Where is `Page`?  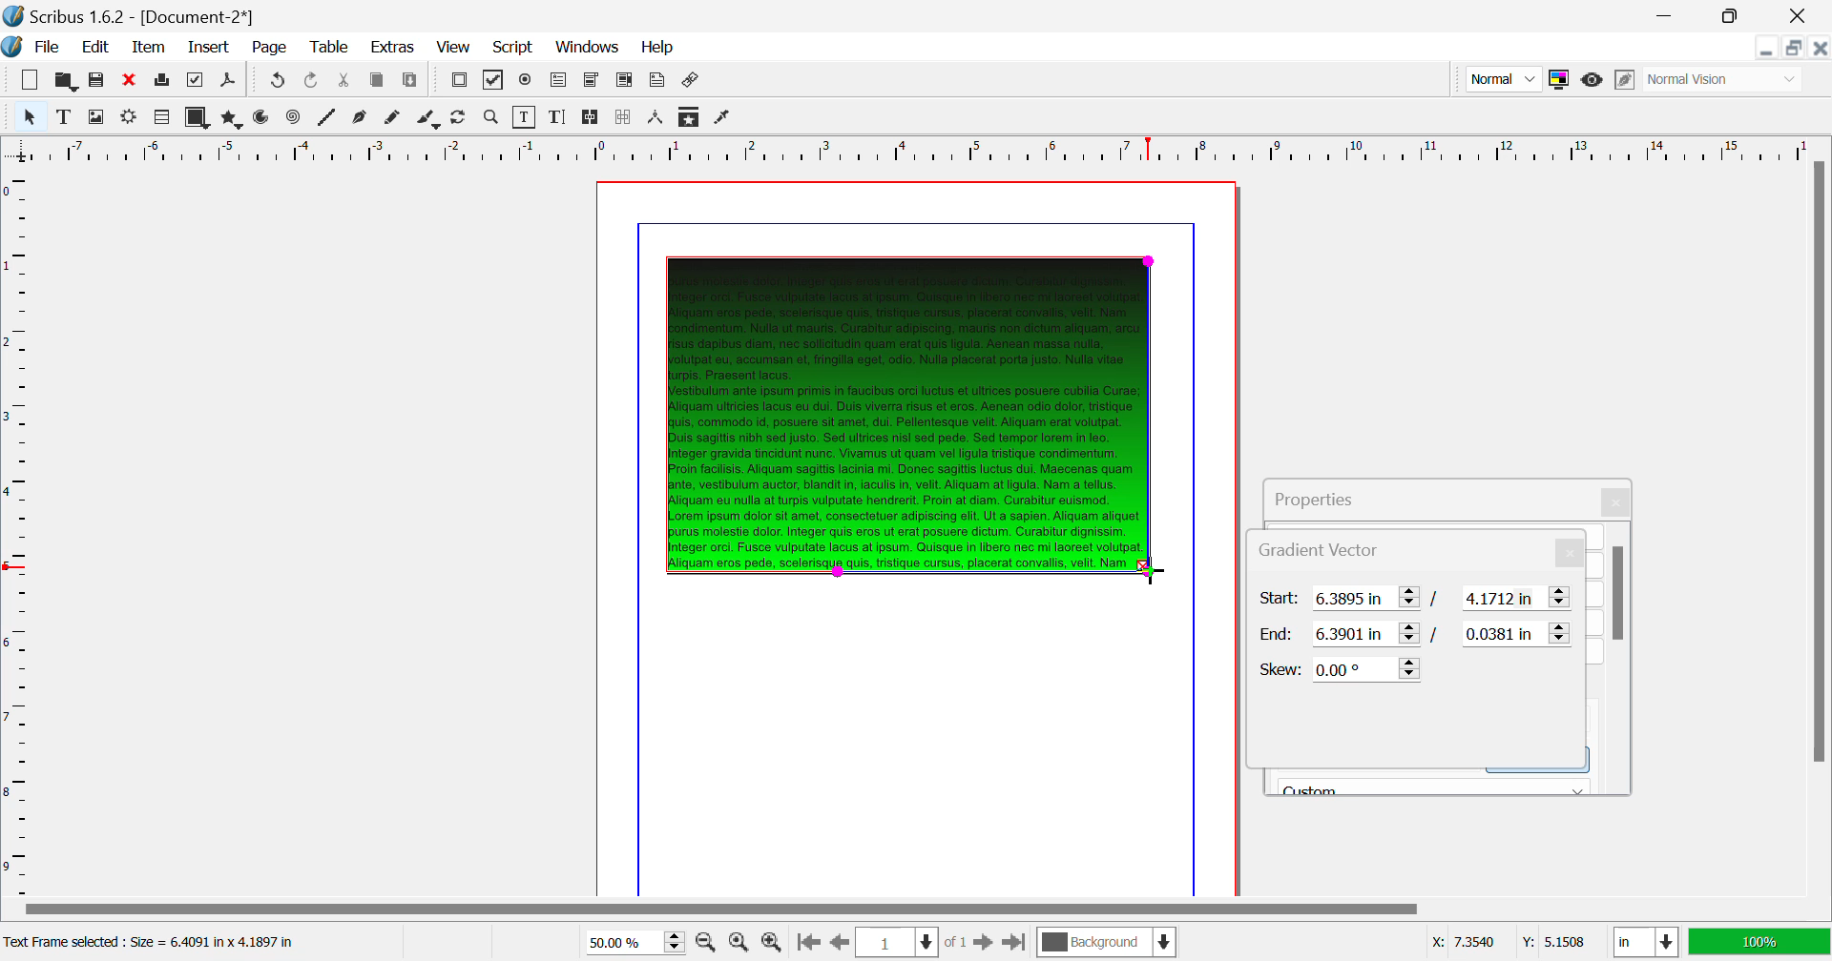
Page is located at coordinates (268, 49).